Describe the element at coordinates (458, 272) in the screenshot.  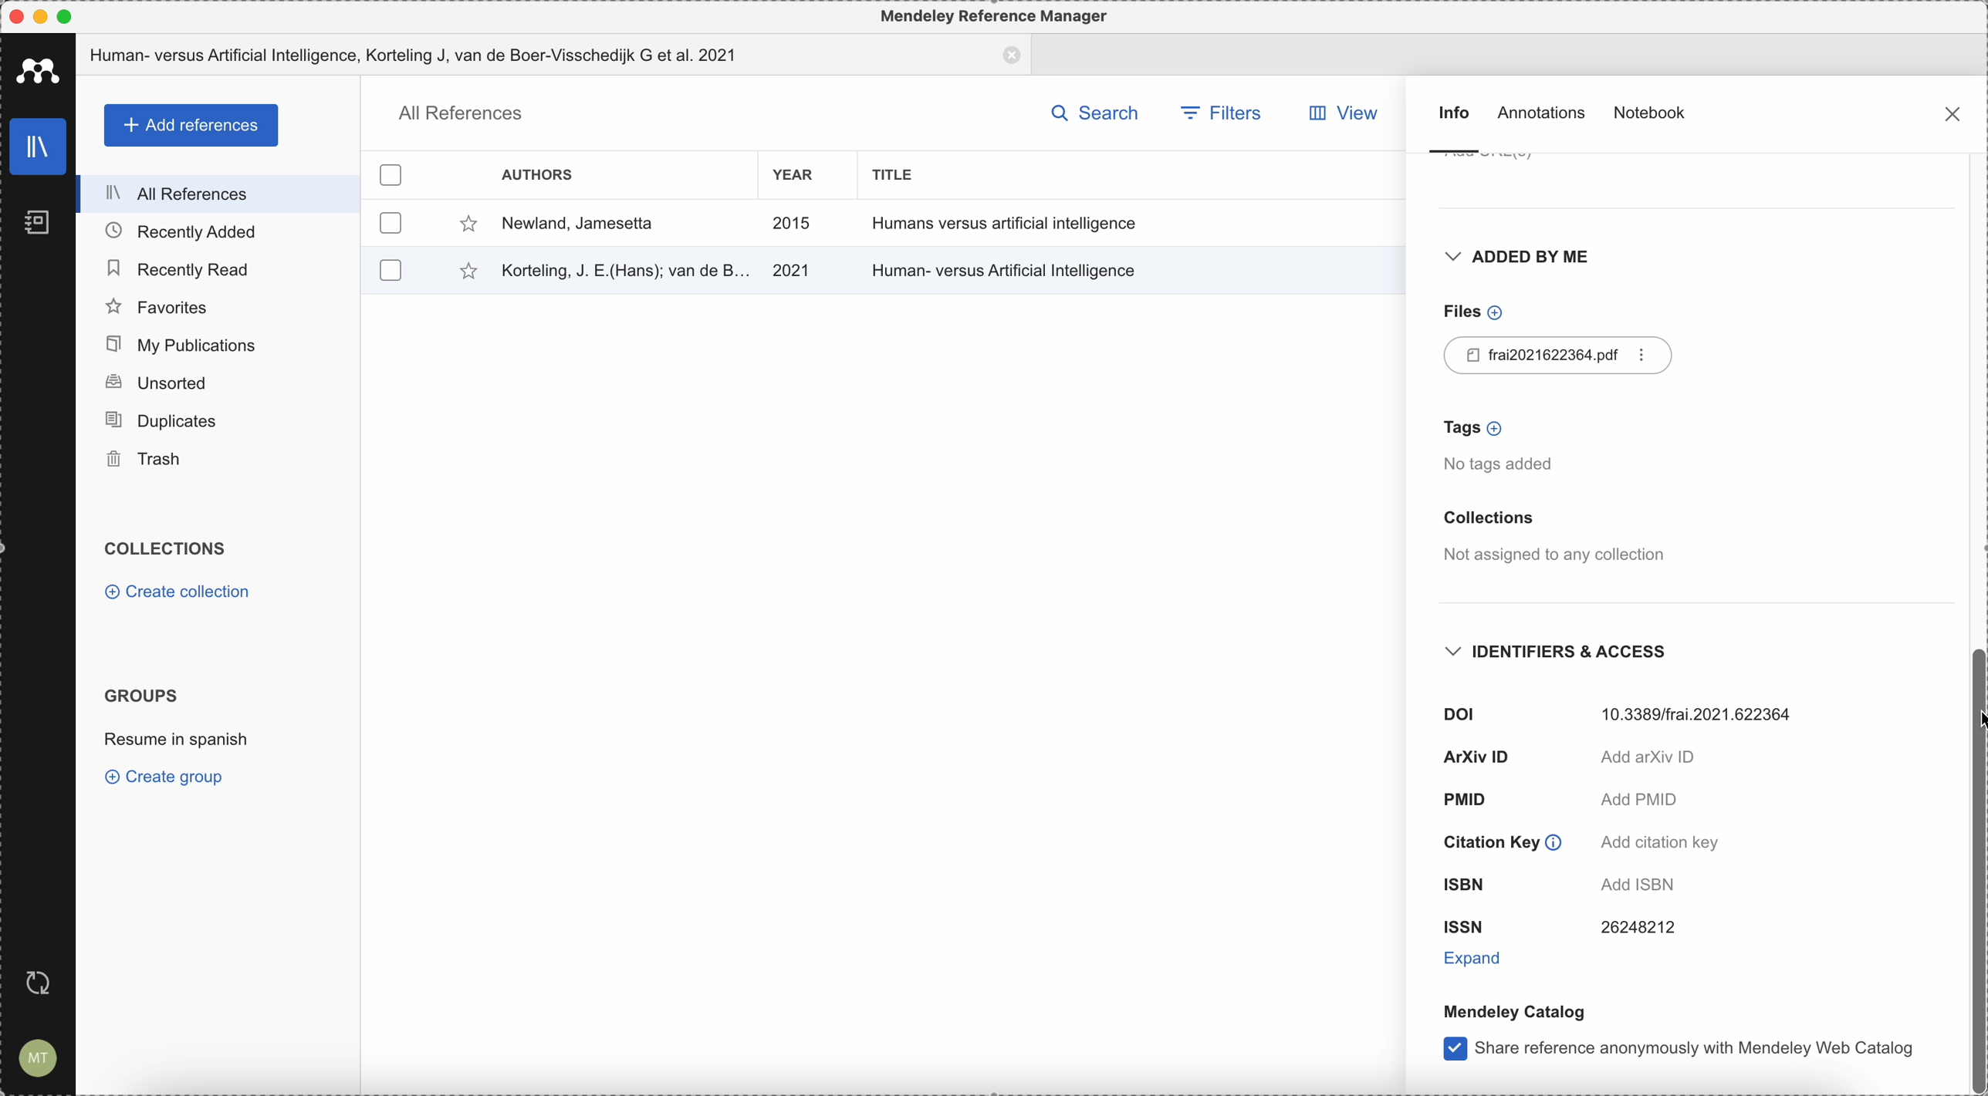
I see `favorite` at that location.